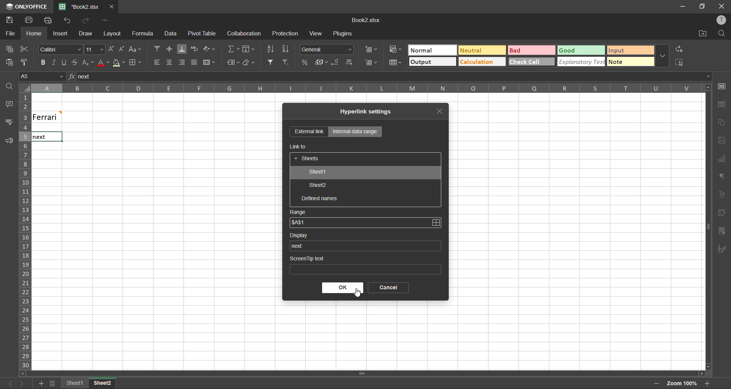 Image resolution: width=731 pixels, height=389 pixels. What do you see at coordinates (423, 51) in the screenshot?
I see `normal` at bounding box center [423, 51].